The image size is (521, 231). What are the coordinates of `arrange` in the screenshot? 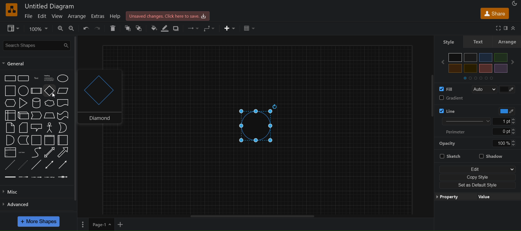 It's located at (508, 41).